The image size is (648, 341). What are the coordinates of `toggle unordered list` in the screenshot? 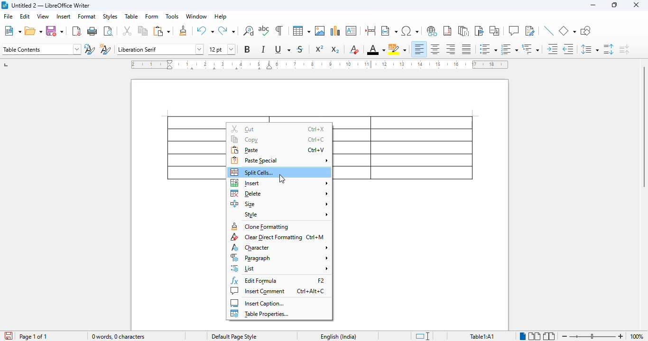 It's located at (488, 49).